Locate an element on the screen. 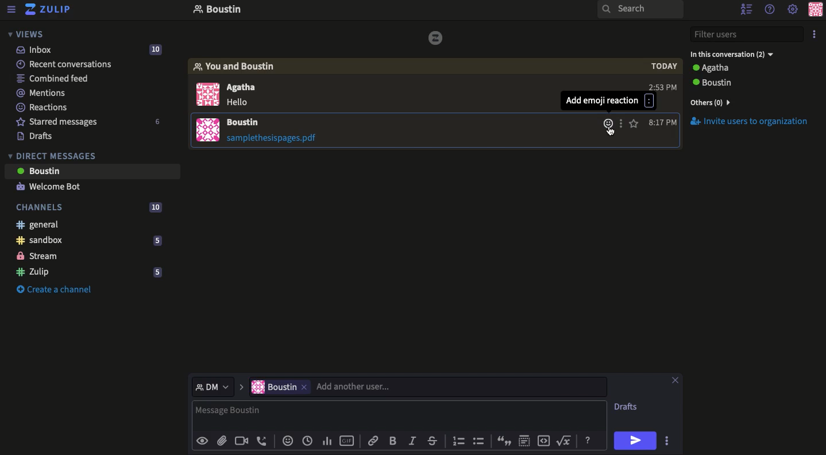 This screenshot has height=455, width=826. Audio call is located at coordinates (263, 440).